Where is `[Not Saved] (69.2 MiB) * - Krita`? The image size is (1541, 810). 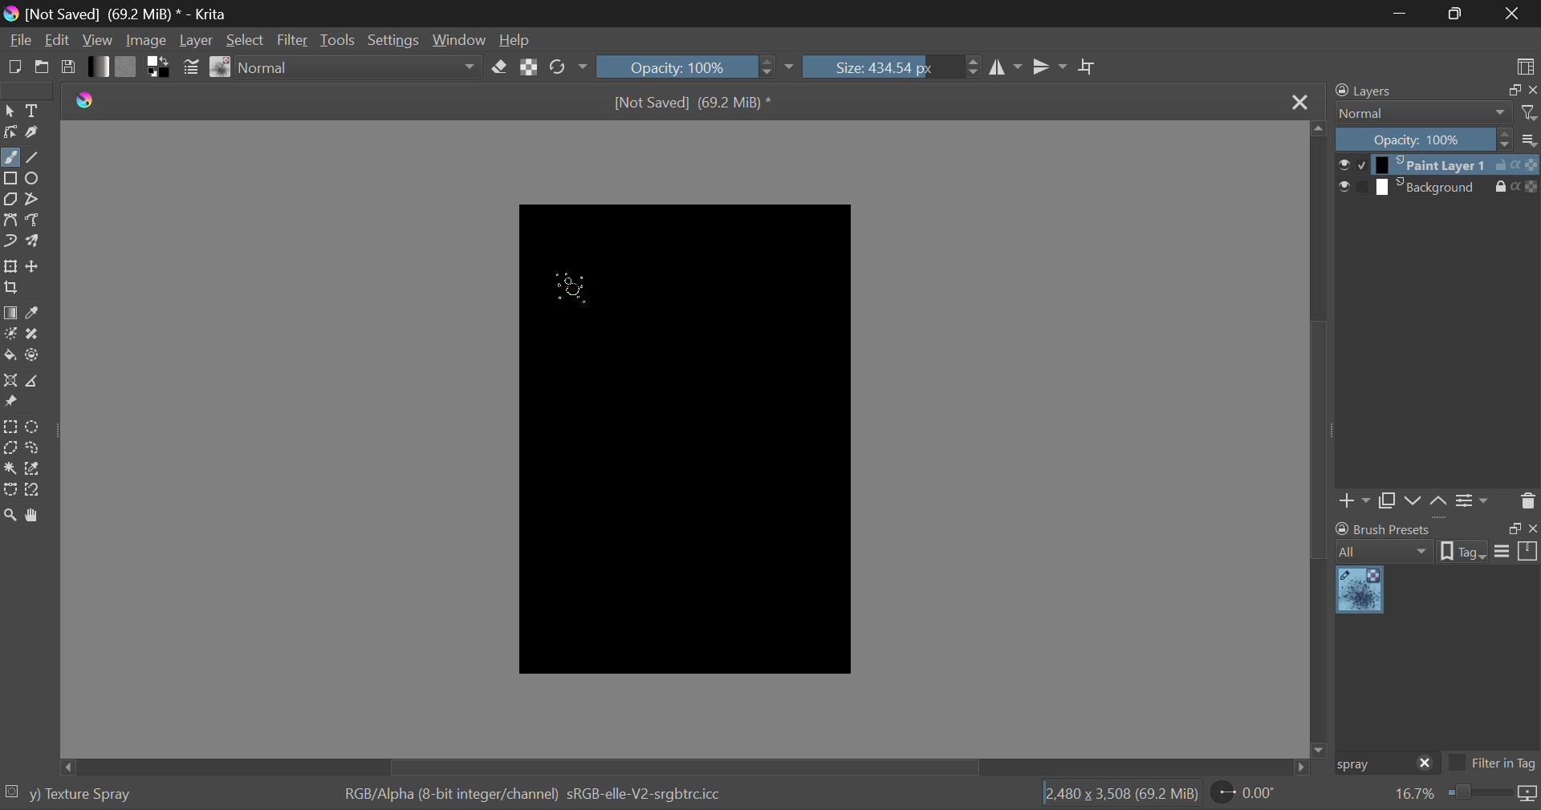
[Not Saved] (69.2 MiB) * - Krita is located at coordinates (133, 14).